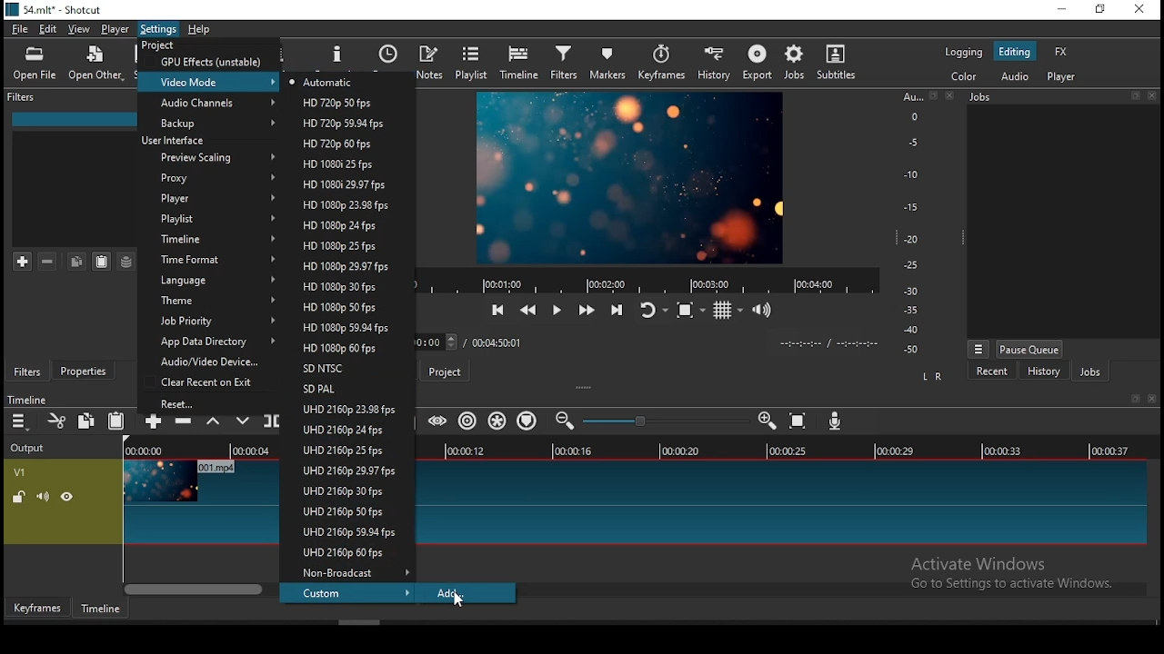 The width and height of the screenshot is (1164, 654). What do you see at coordinates (342, 164) in the screenshot?
I see `resolution option` at bounding box center [342, 164].